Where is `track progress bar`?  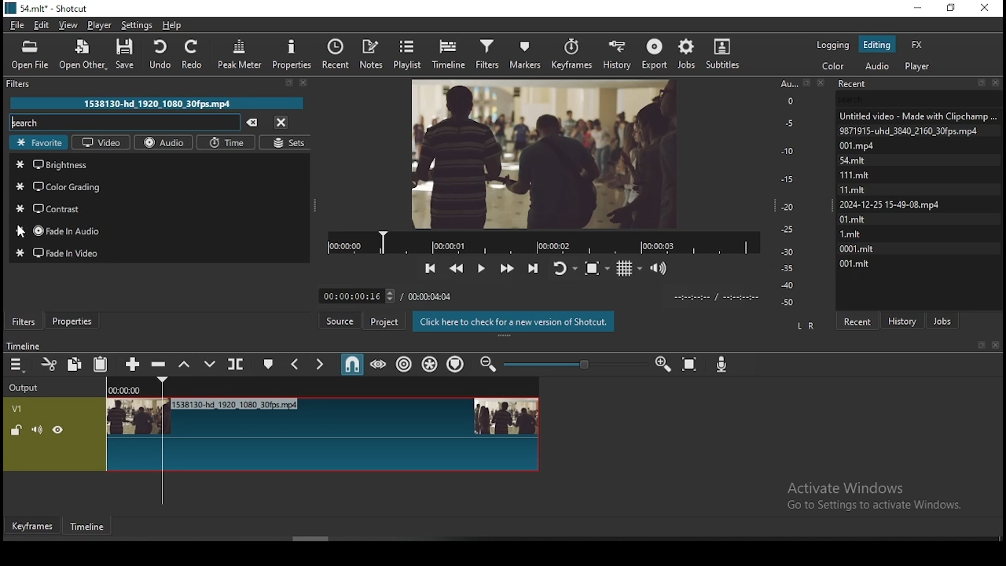
track progress bar is located at coordinates (545, 241).